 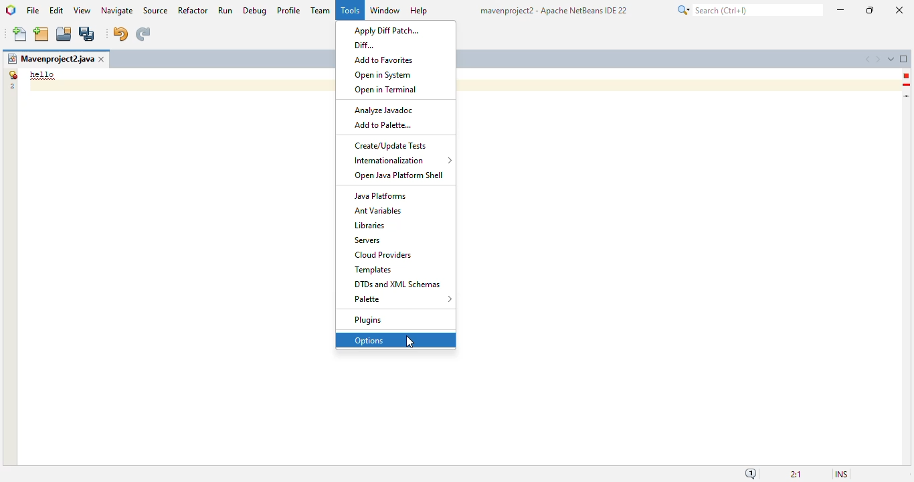 I want to click on analyze javadoc, so click(x=385, y=110).